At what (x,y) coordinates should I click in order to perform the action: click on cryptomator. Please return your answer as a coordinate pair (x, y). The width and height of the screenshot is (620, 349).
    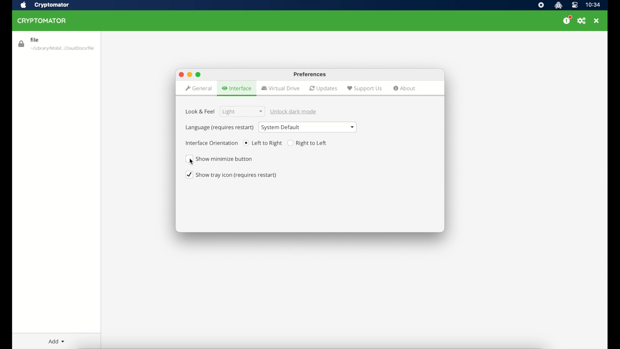
    Looking at the image, I should click on (52, 5).